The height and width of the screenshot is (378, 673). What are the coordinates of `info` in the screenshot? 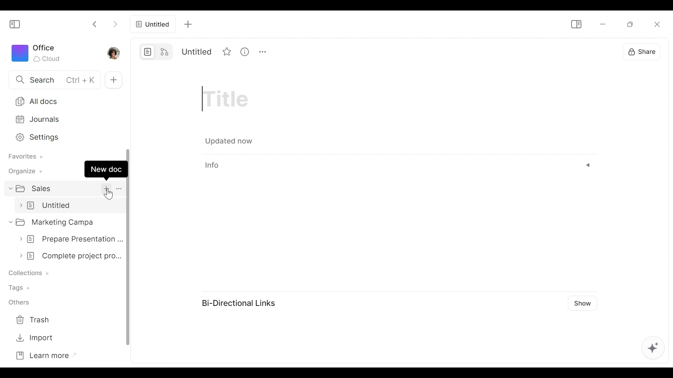 It's located at (399, 164).